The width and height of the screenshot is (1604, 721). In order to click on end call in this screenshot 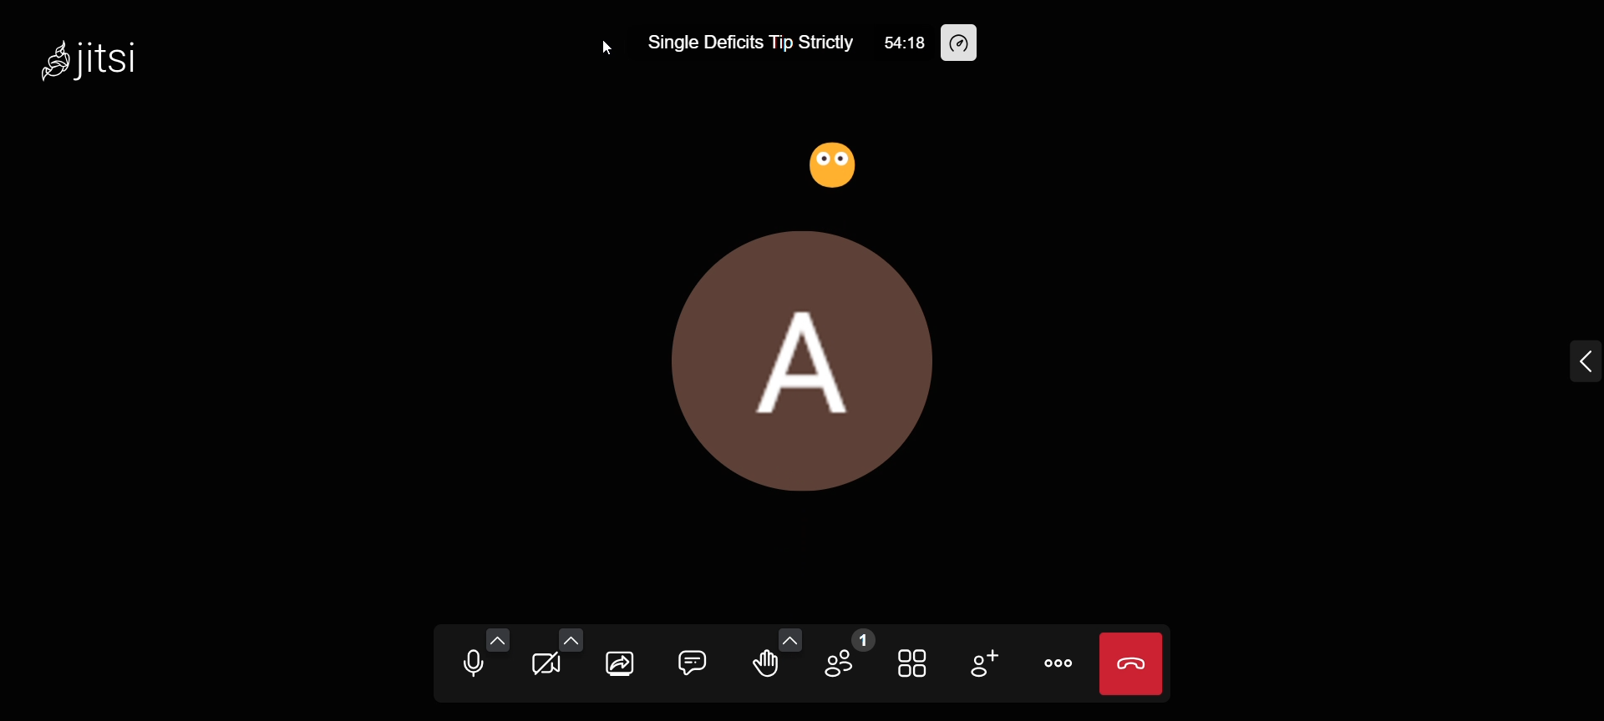, I will do `click(1131, 663)`.